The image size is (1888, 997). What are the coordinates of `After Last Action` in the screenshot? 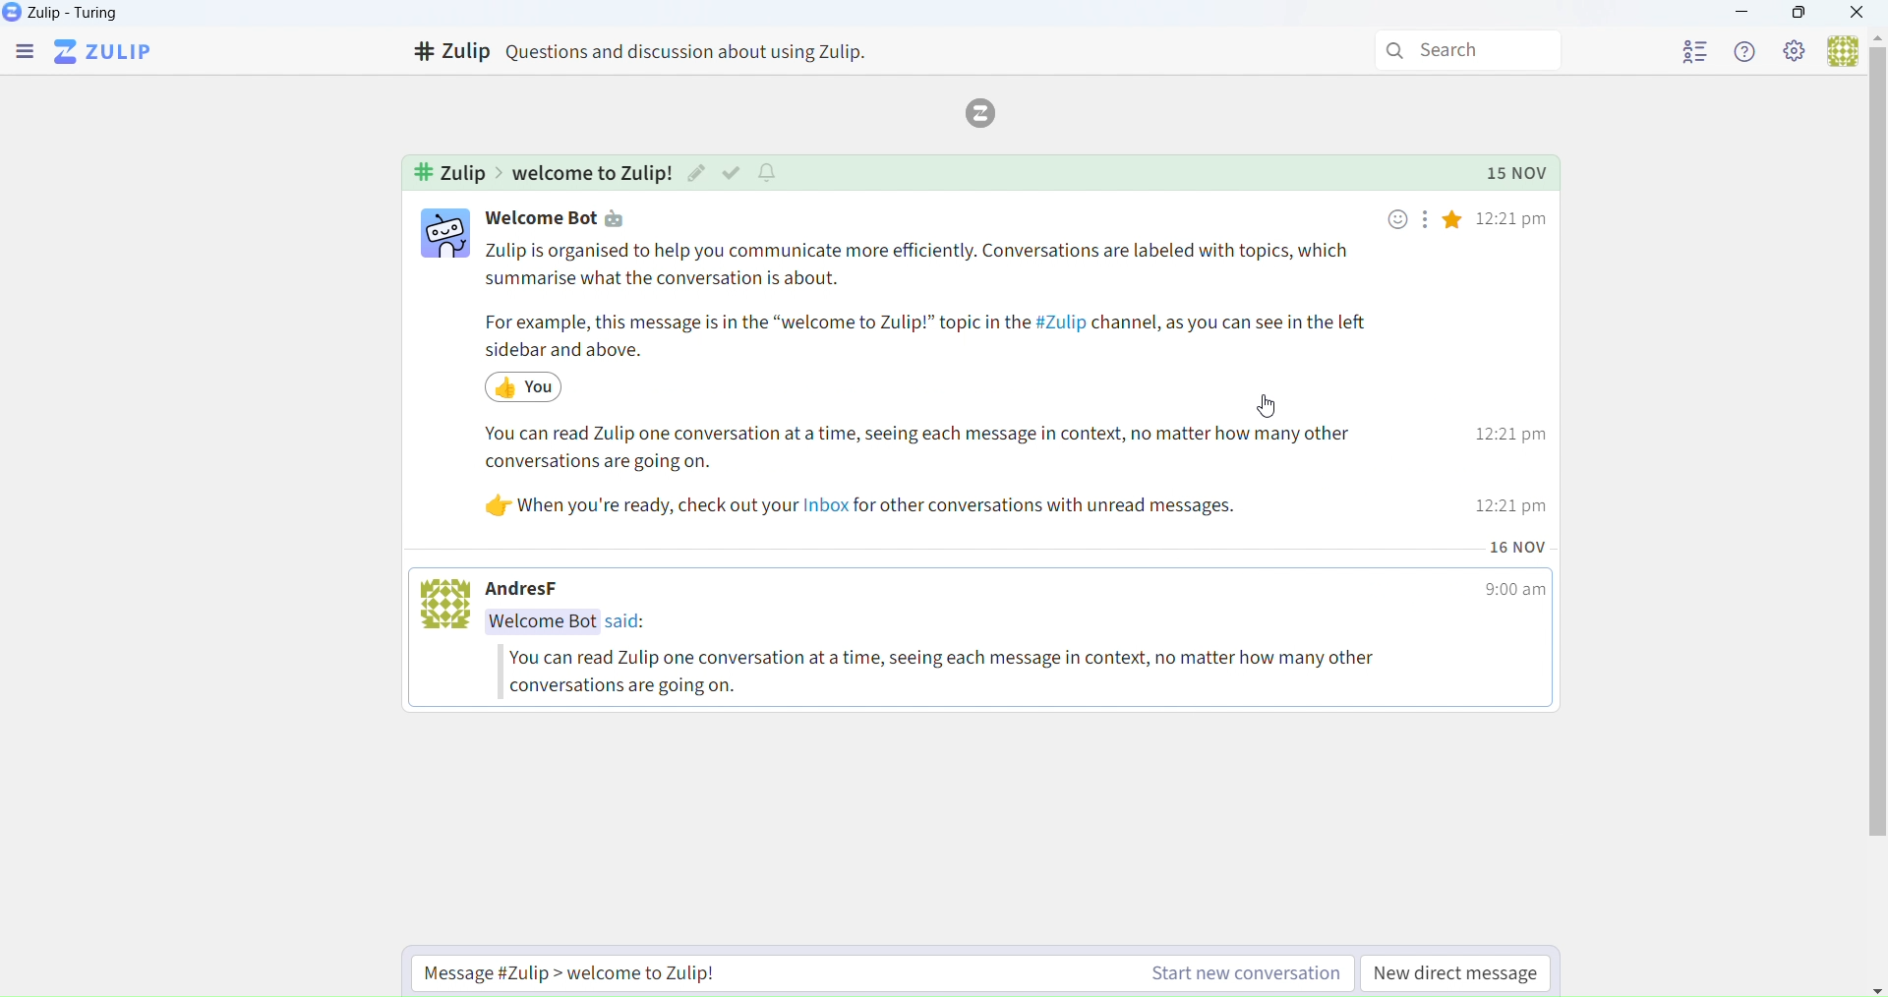 It's located at (540, 386).